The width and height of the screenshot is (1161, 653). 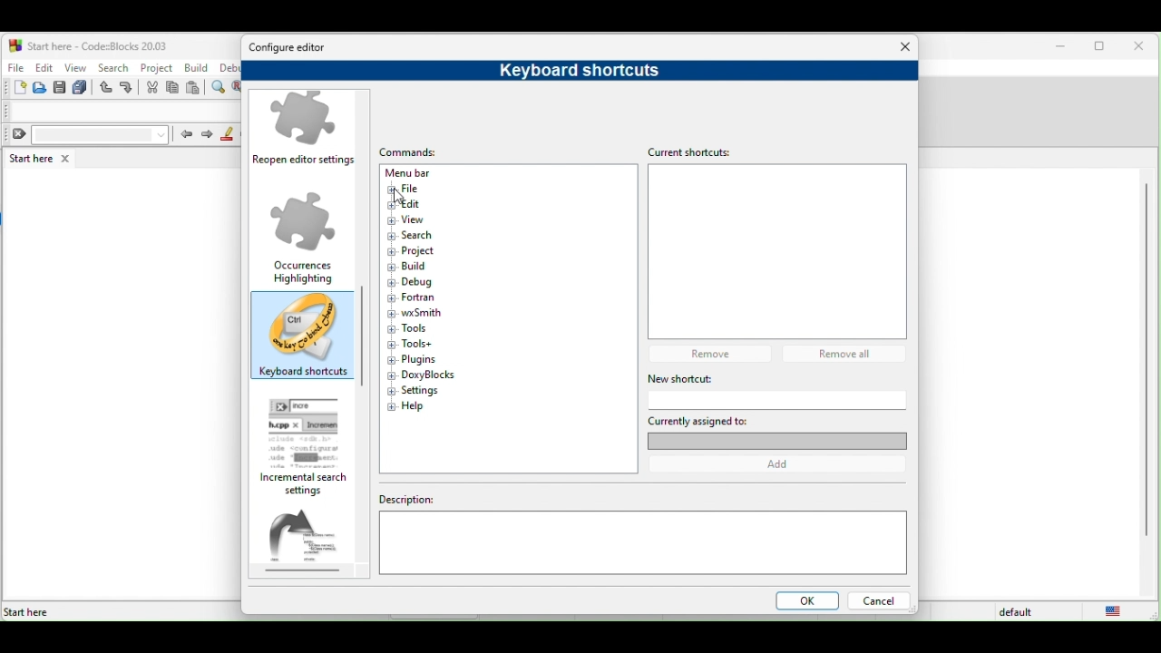 I want to click on wxsmith, so click(x=415, y=312).